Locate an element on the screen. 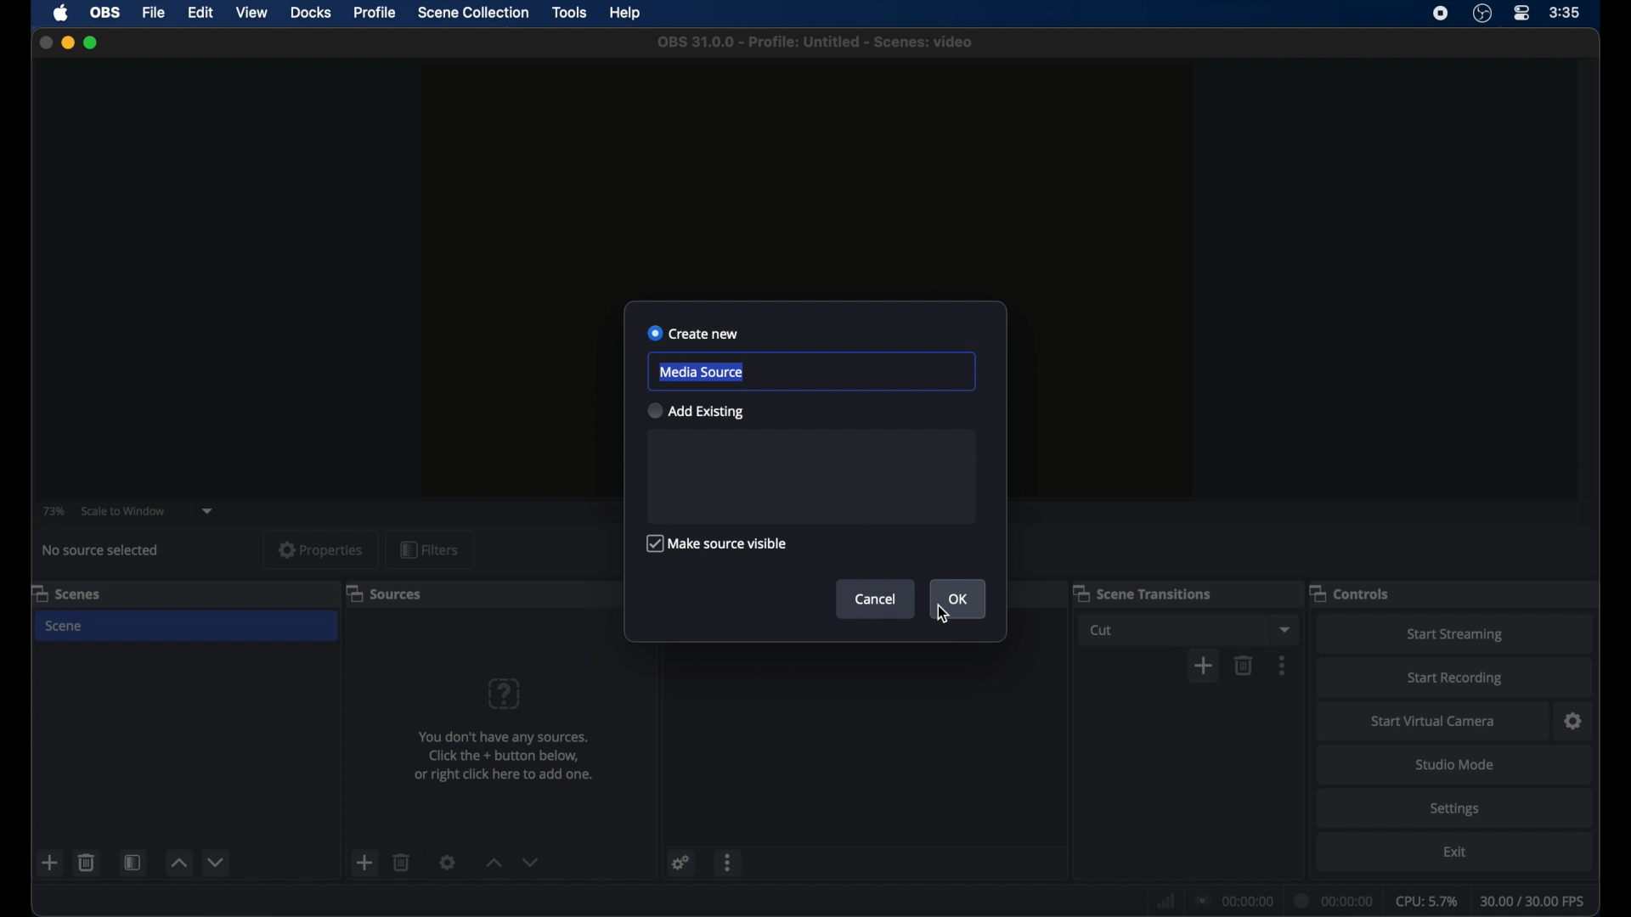 The width and height of the screenshot is (1631, 917). scene transitions is located at coordinates (1142, 593).